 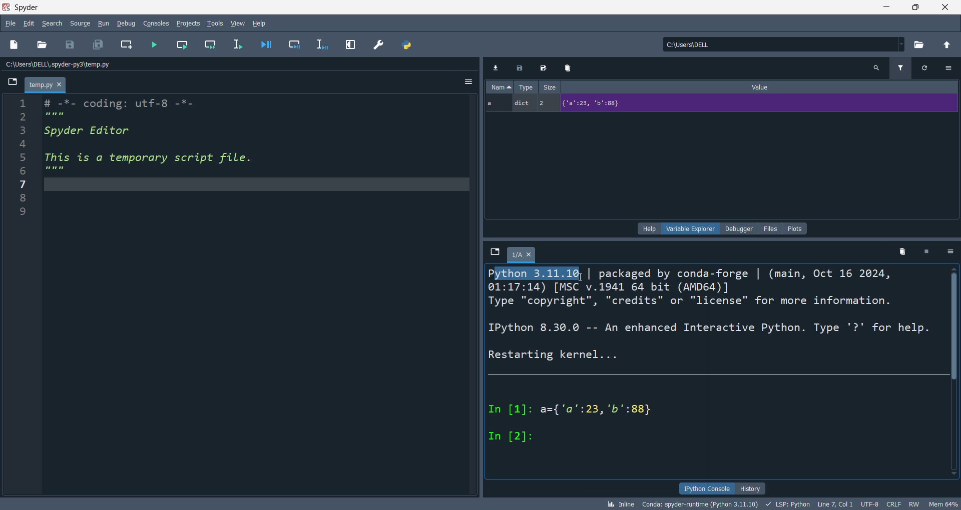 What do you see at coordinates (698, 505) in the screenshot?
I see `conda: spyder-runtime (Python 3.11.10)` at bounding box center [698, 505].